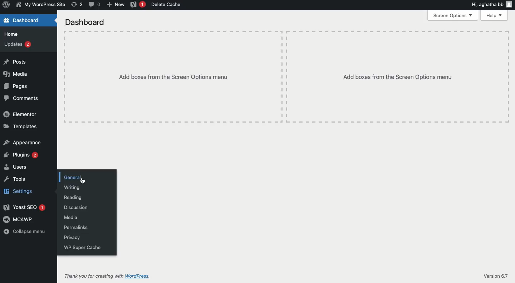  What do you see at coordinates (497, 275) in the screenshot?
I see `Version 6.7` at bounding box center [497, 275].